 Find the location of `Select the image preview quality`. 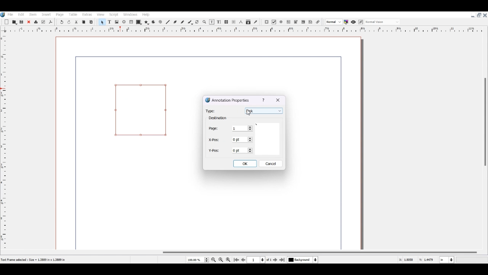

Select the image preview quality is located at coordinates (333, 22).